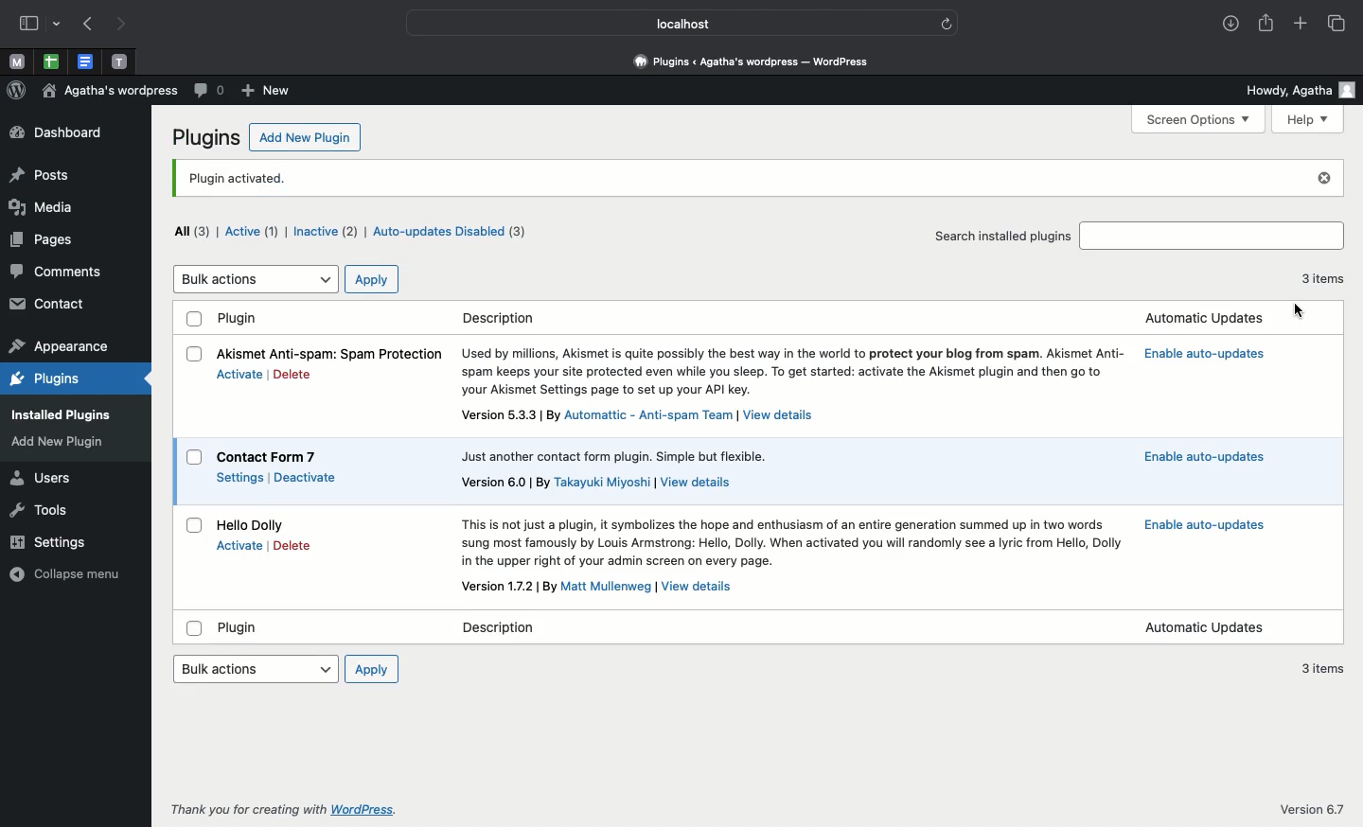 This screenshot has width=1363, height=827. I want to click on thank you for creating with Wordpress, so click(277, 810).